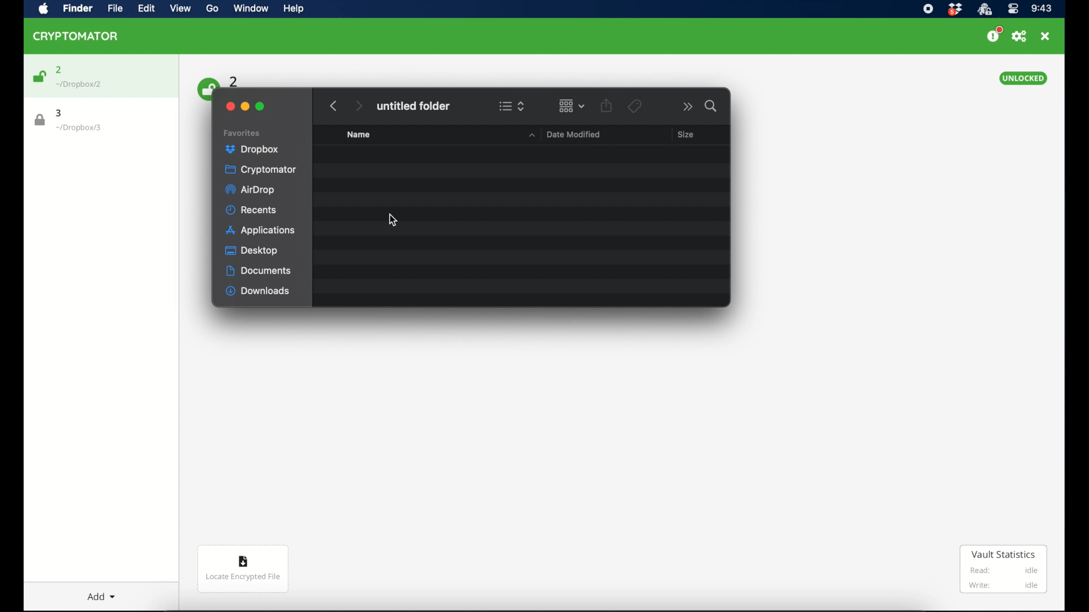 This screenshot has height=612, width=1089. I want to click on share, so click(606, 105).